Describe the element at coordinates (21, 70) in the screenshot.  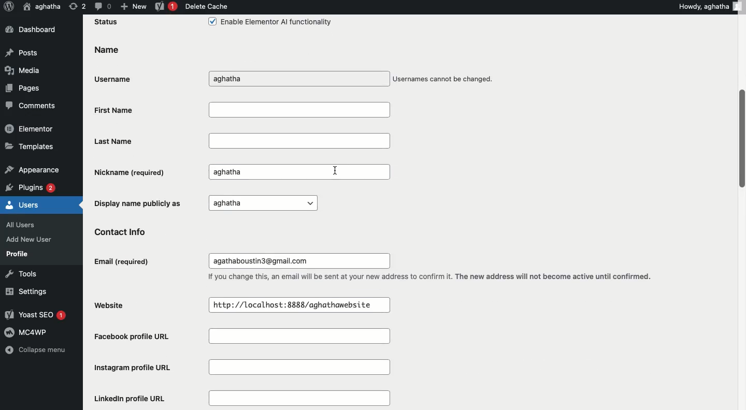
I see `Media` at that location.